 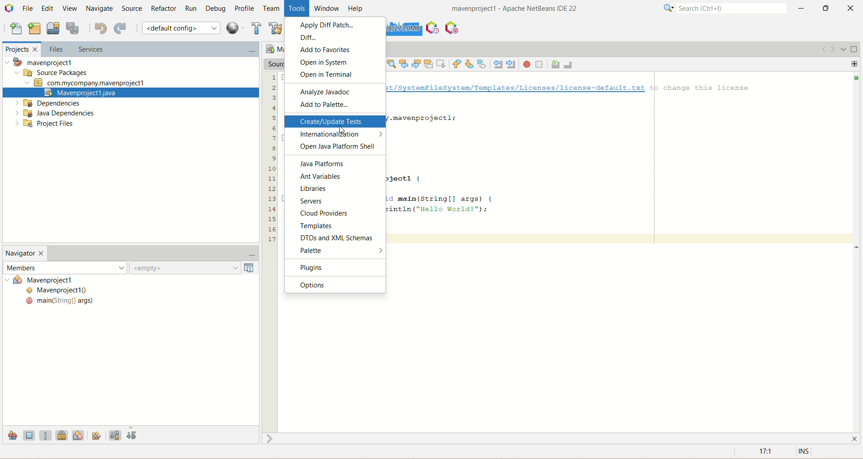 What do you see at coordinates (336, 37) in the screenshot?
I see `diff` at bounding box center [336, 37].